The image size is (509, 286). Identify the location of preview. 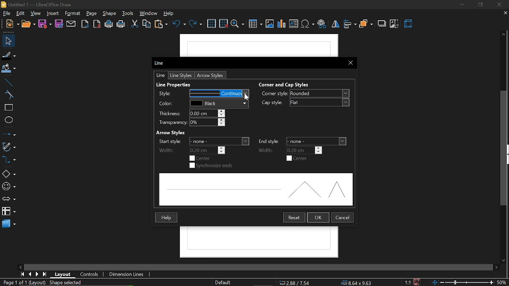
(257, 190).